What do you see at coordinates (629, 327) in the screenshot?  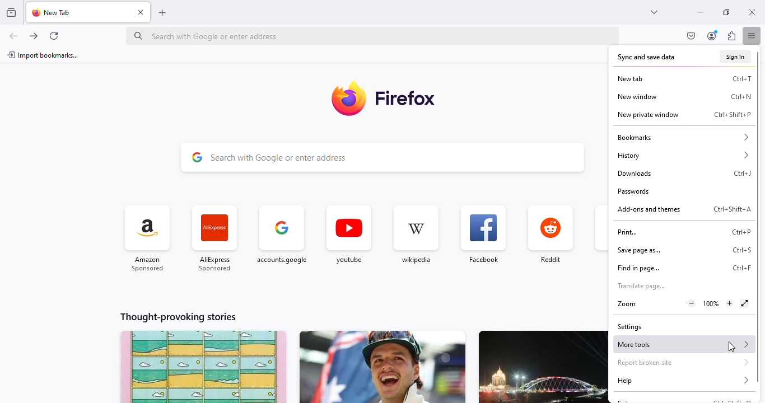 I see `settings` at bounding box center [629, 327].